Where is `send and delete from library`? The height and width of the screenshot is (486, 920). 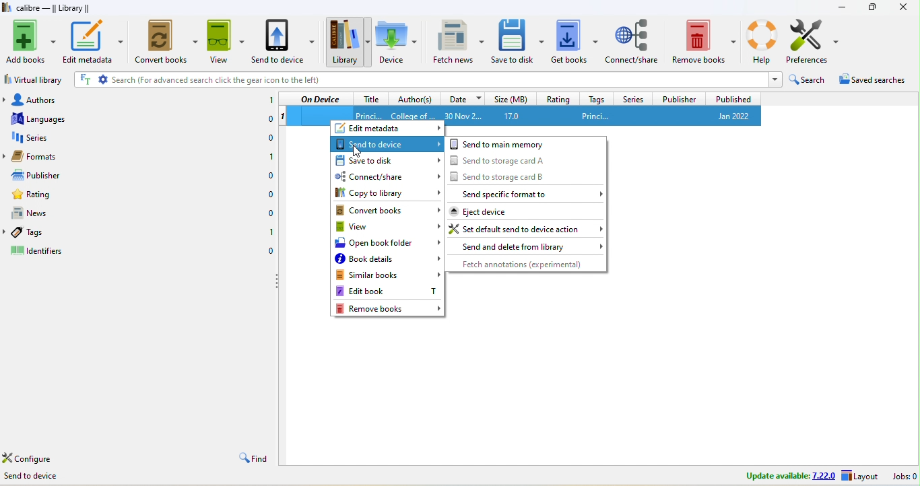
send and delete from library is located at coordinates (525, 247).